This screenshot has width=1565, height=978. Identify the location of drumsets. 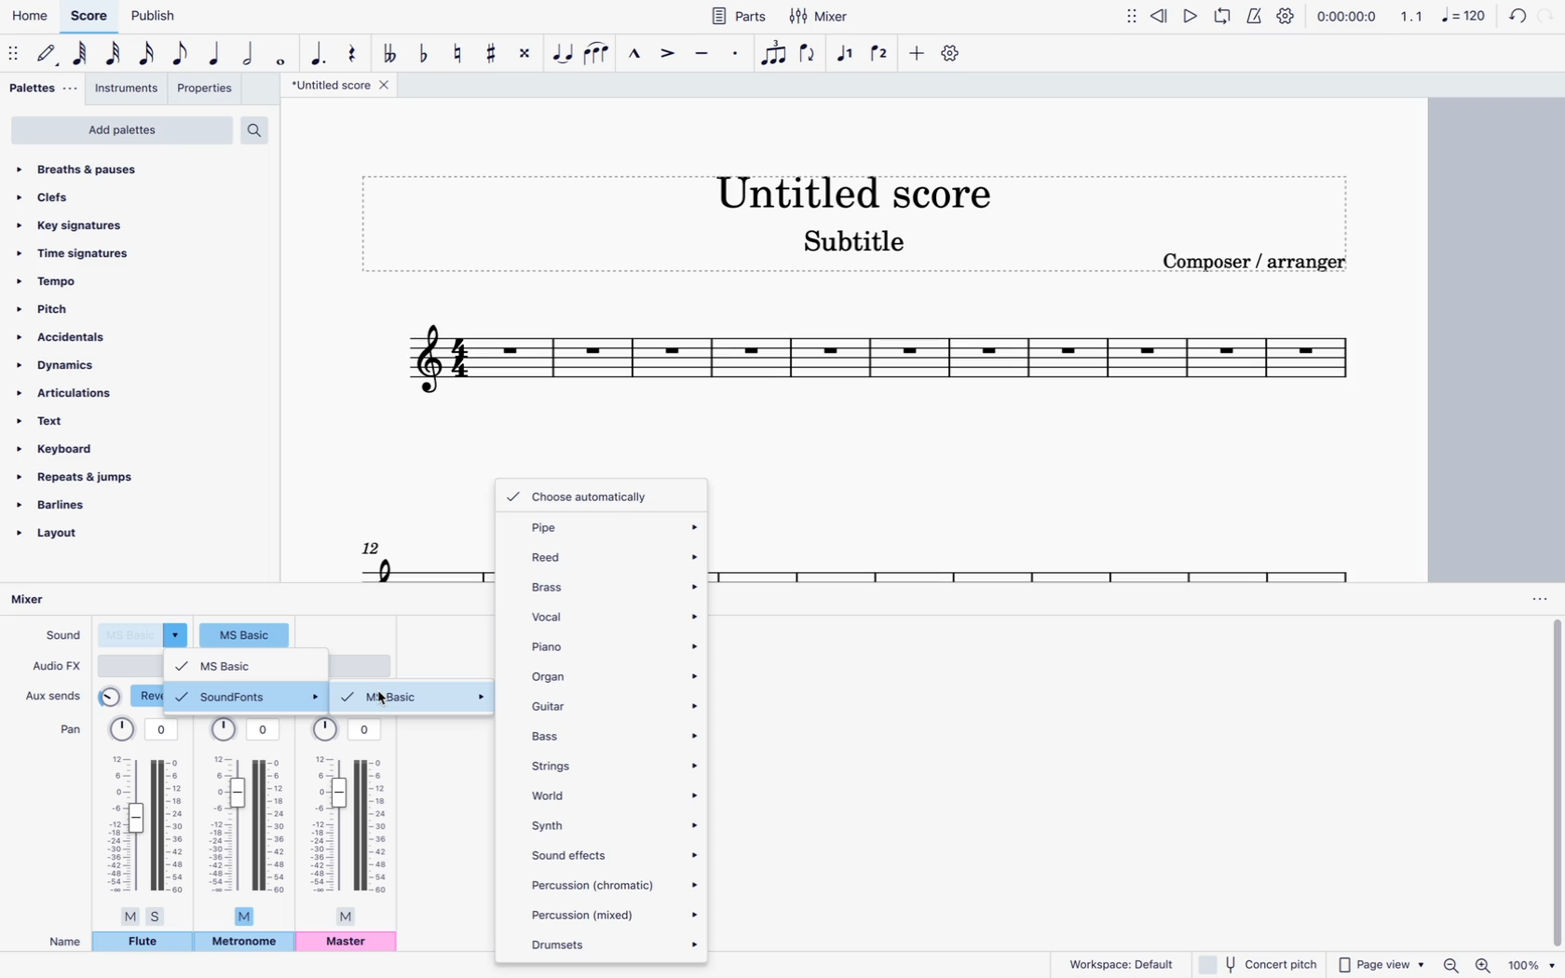
(612, 943).